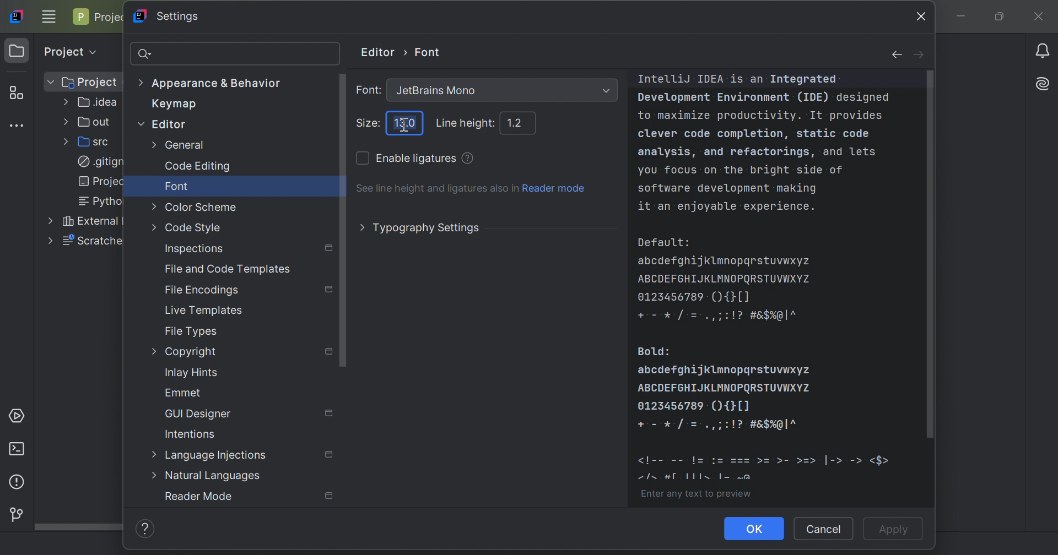  Describe the element at coordinates (1044, 50) in the screenshot. I see `Notifications` at that location.